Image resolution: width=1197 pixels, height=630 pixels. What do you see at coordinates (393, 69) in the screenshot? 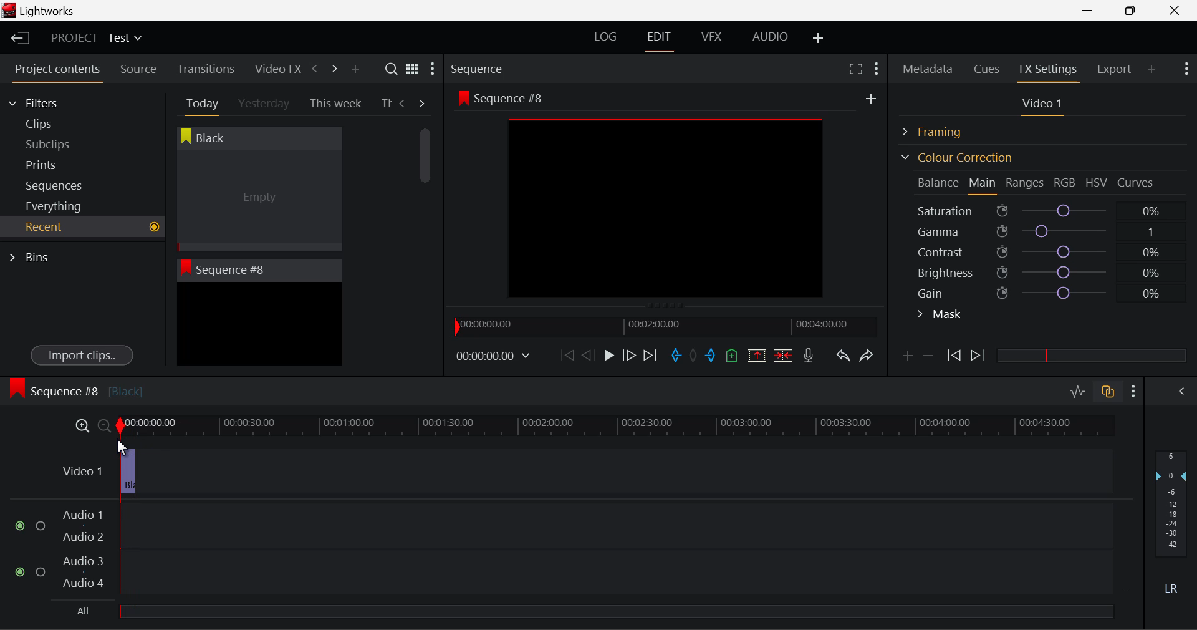
I see `Search` at bounding box center [393, 69].